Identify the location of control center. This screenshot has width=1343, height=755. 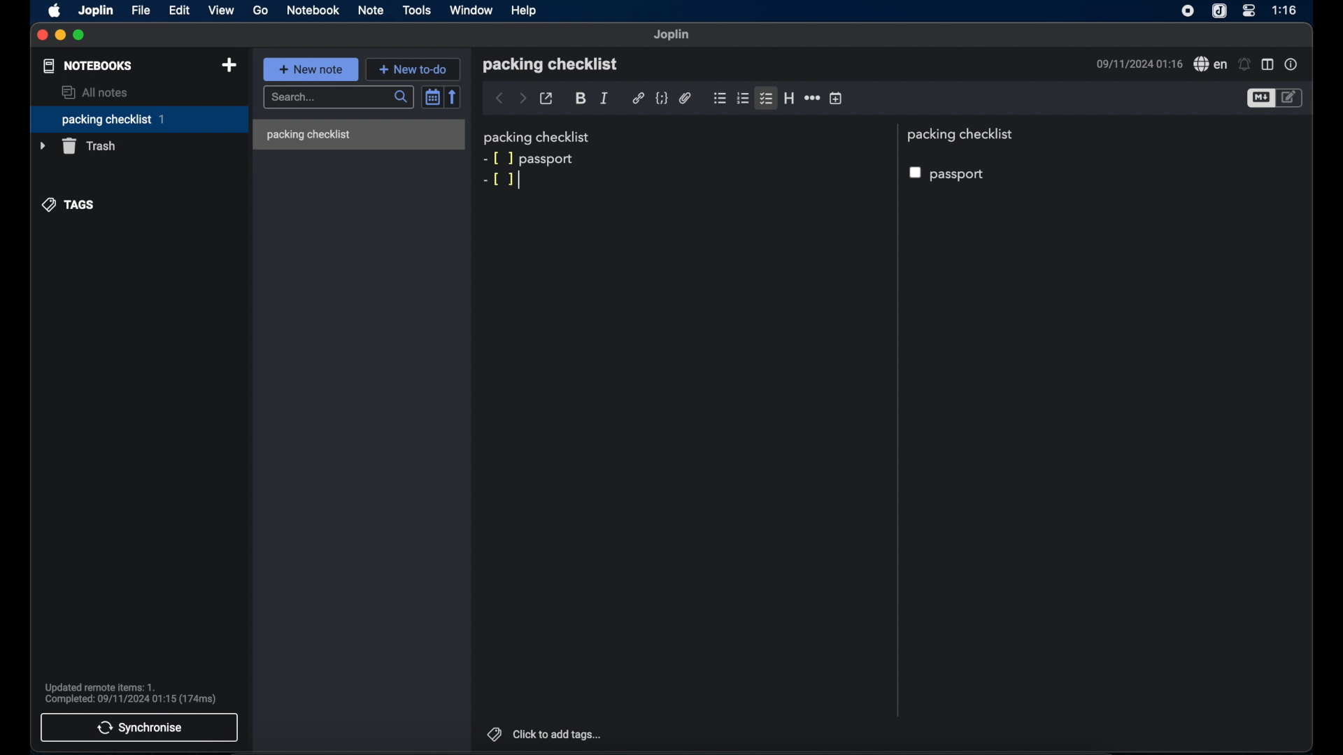
(1250, 10).